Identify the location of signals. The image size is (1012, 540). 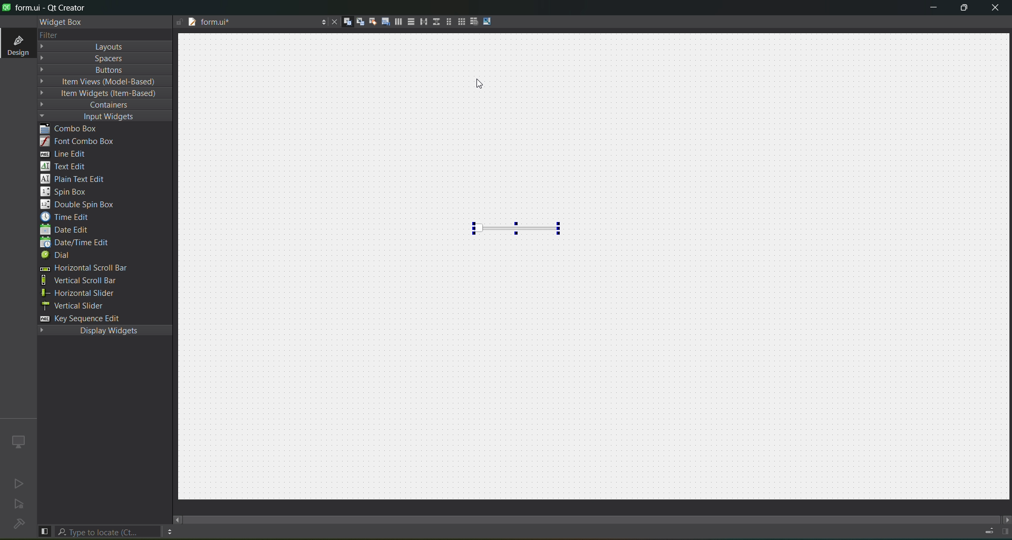
(356, 21).